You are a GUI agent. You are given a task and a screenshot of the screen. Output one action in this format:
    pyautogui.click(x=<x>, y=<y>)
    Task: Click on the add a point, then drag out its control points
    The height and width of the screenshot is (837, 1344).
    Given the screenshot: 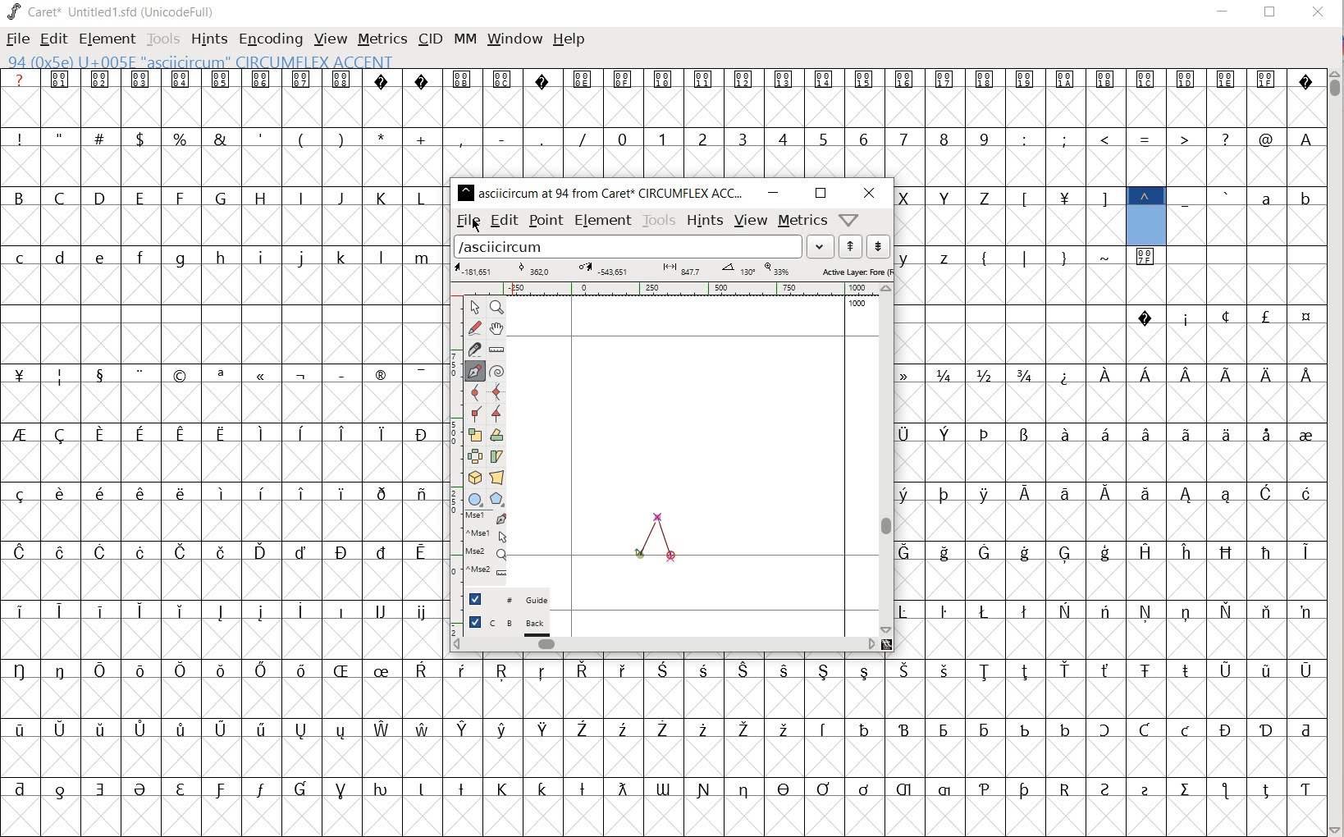 What is the action you would take?
    pyautogui.click(x=473, y=370)
    